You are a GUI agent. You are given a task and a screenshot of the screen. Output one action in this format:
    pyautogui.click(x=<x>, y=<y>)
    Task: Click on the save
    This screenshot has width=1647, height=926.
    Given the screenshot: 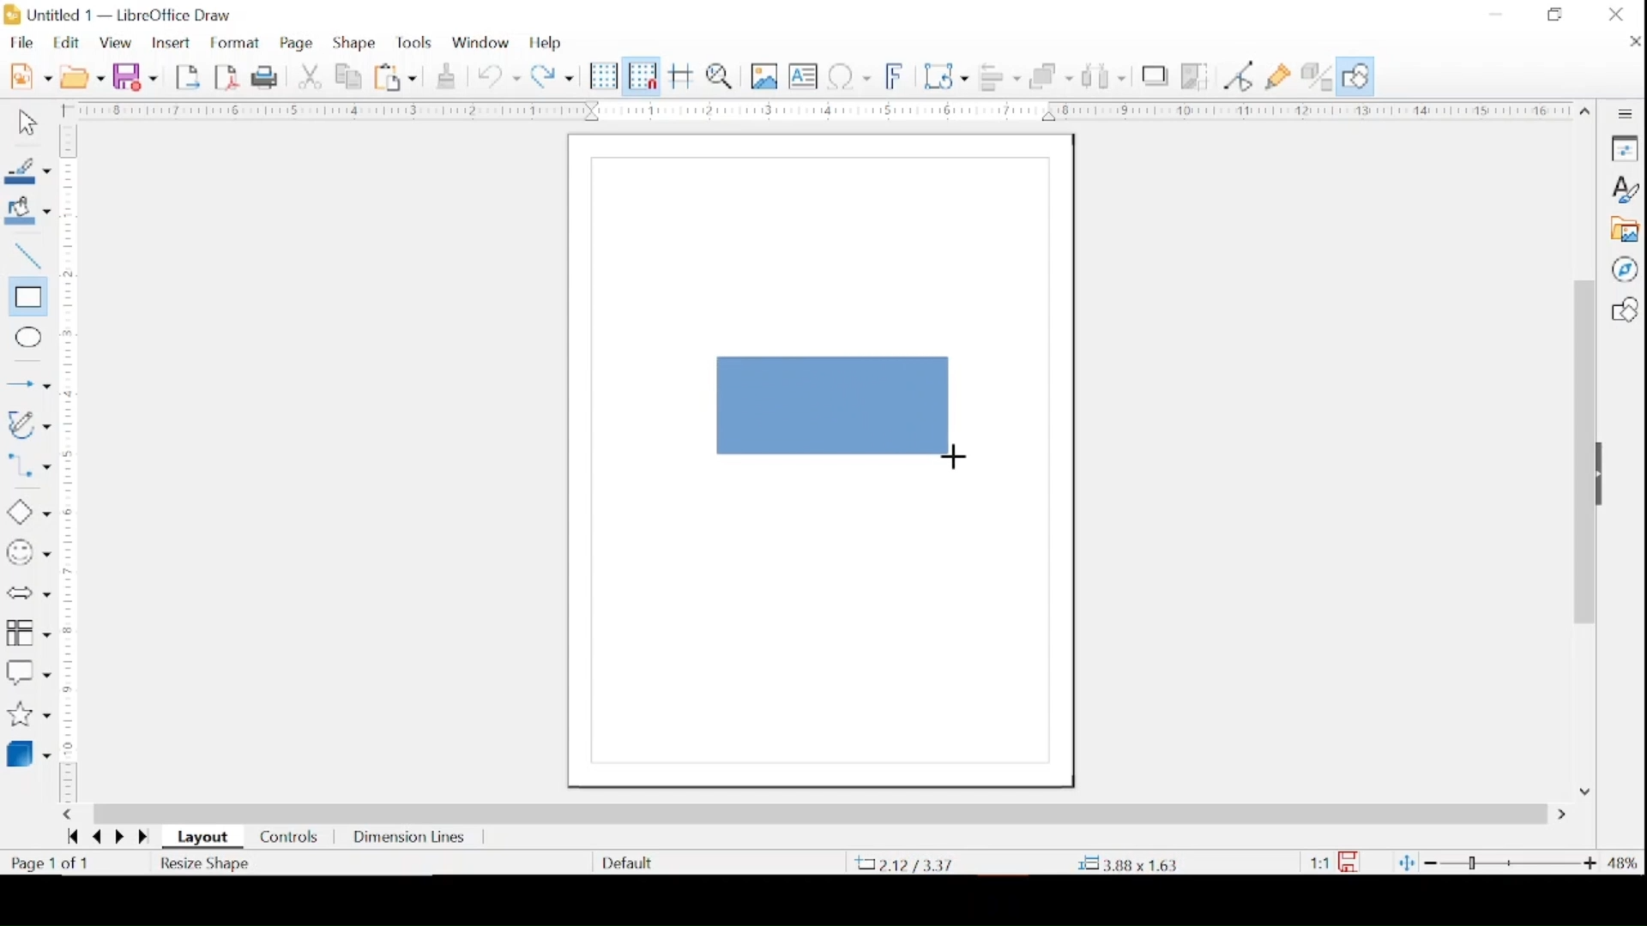 What is the action you would take?
    pyautogui.click(x=135, y=76)
    